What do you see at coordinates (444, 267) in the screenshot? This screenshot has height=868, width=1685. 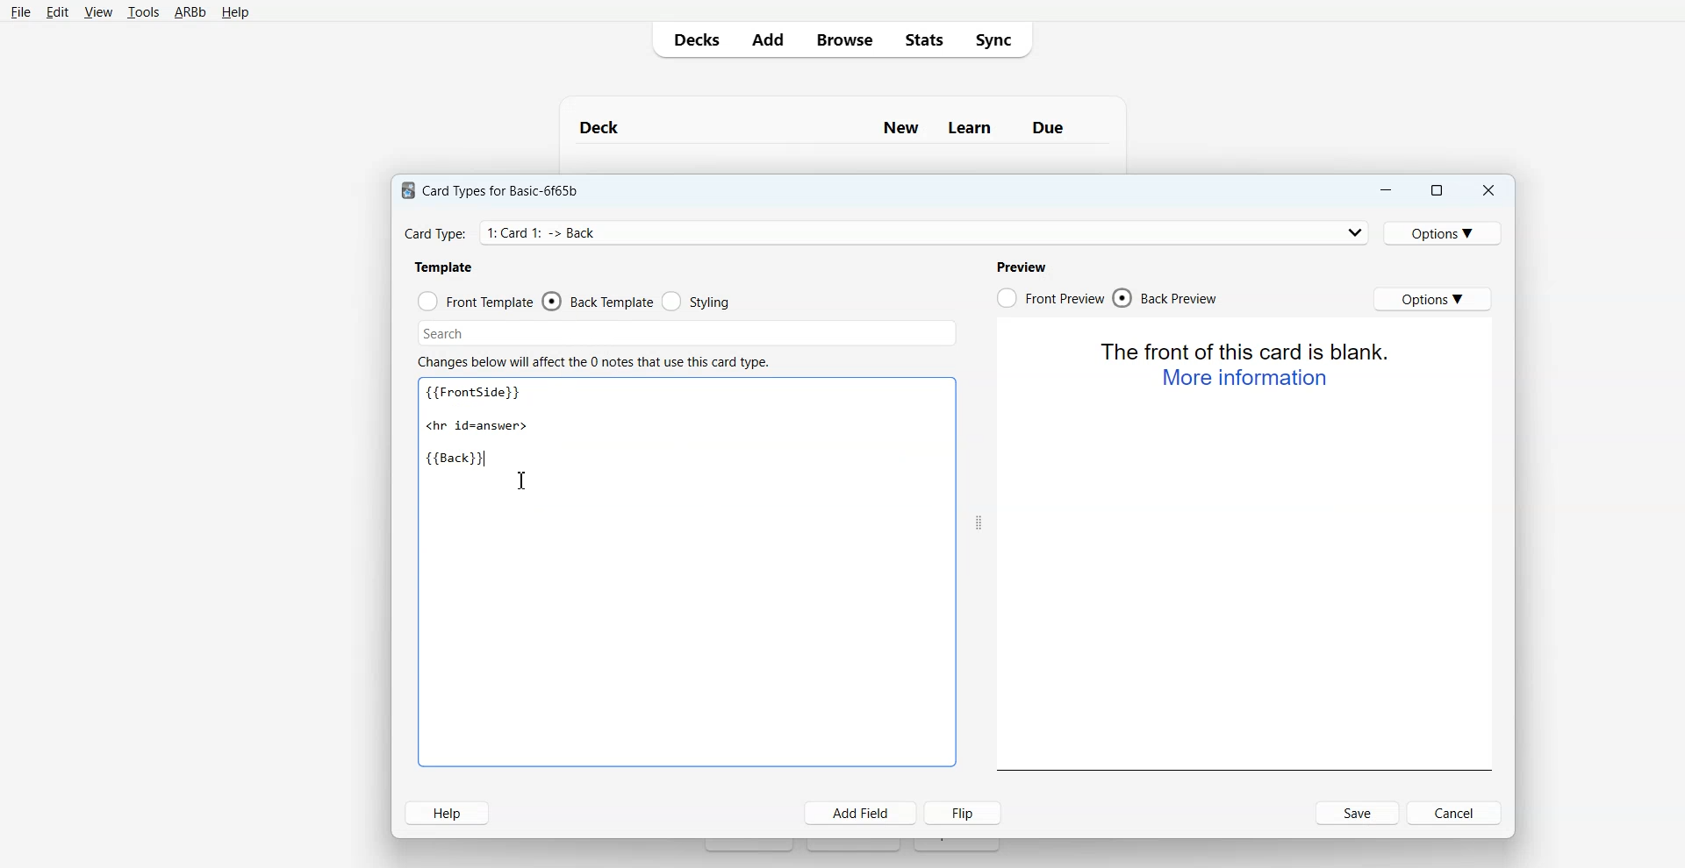 I see `Text 2` at bounding box center [444, 267].